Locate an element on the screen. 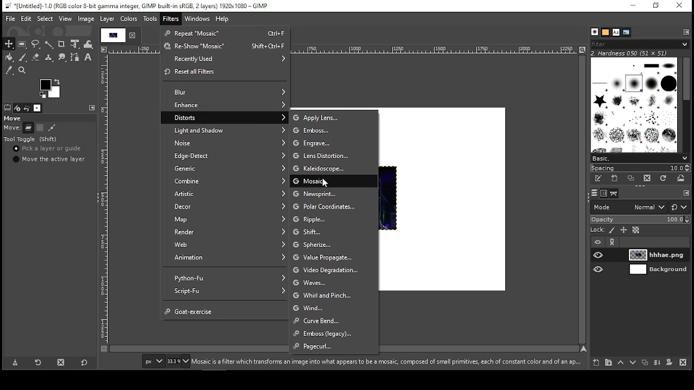  windows is located at coordinates (196, 19).